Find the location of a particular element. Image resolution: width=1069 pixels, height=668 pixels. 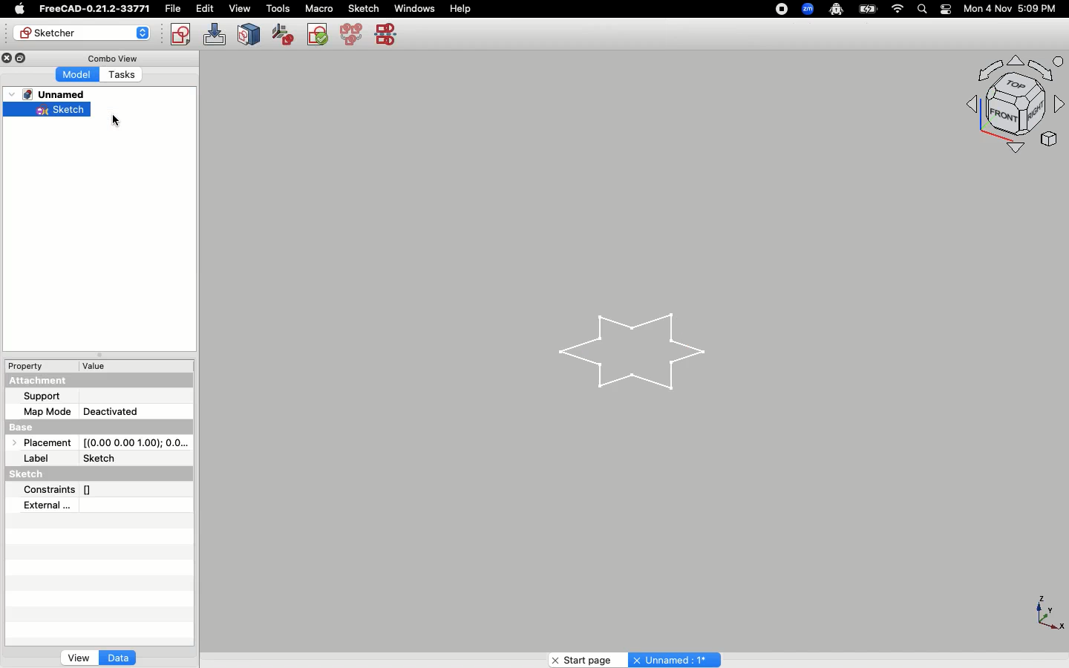

Label is located at coordinates (37, 458).